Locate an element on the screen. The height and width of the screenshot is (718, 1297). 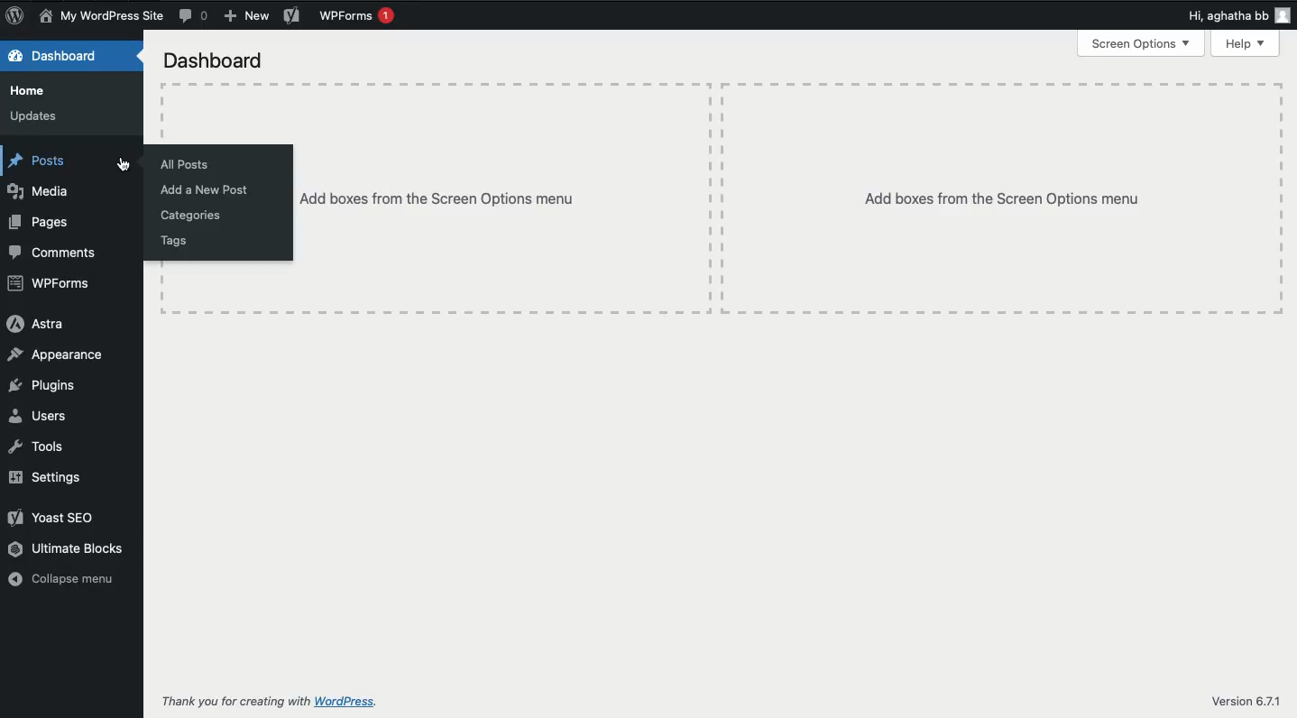
Collapse menu is located at coordinates (60, 578).